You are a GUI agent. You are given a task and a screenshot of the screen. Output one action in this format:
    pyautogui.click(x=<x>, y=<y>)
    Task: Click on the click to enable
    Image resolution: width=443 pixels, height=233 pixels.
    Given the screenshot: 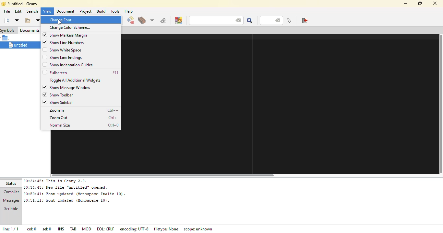 What is the action you would take?
    pyautogui.click(x=44, y=50)
    